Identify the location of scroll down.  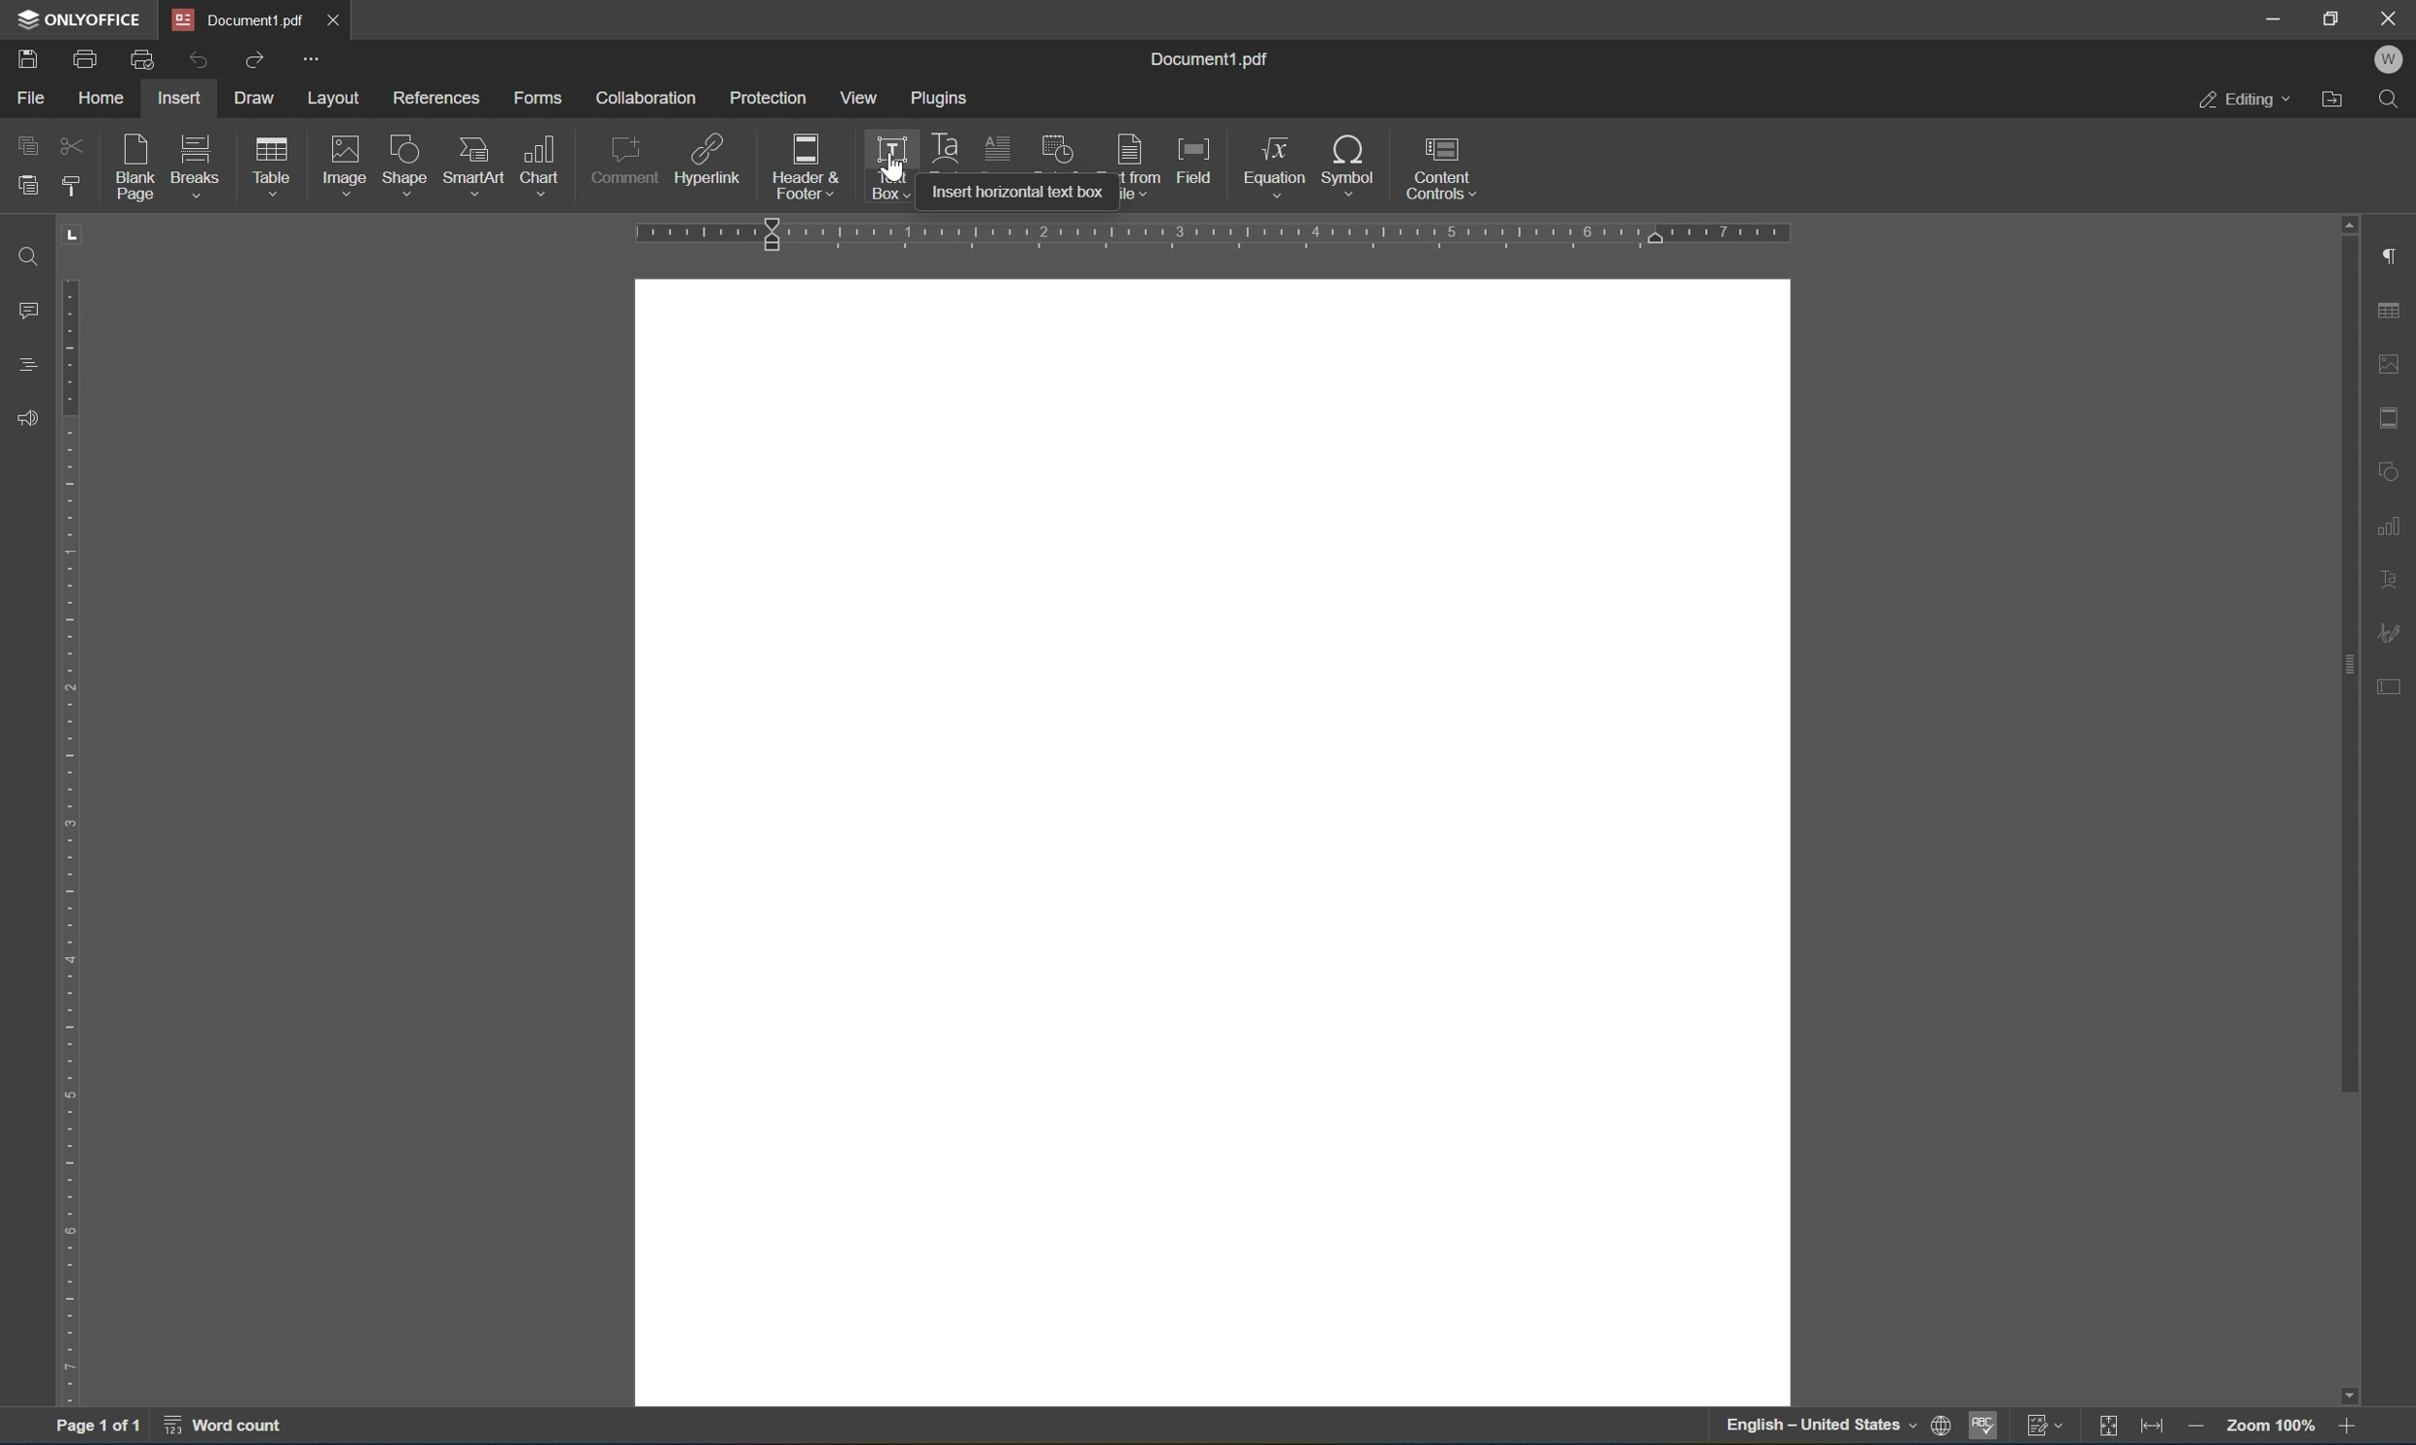
(2348, 1395).